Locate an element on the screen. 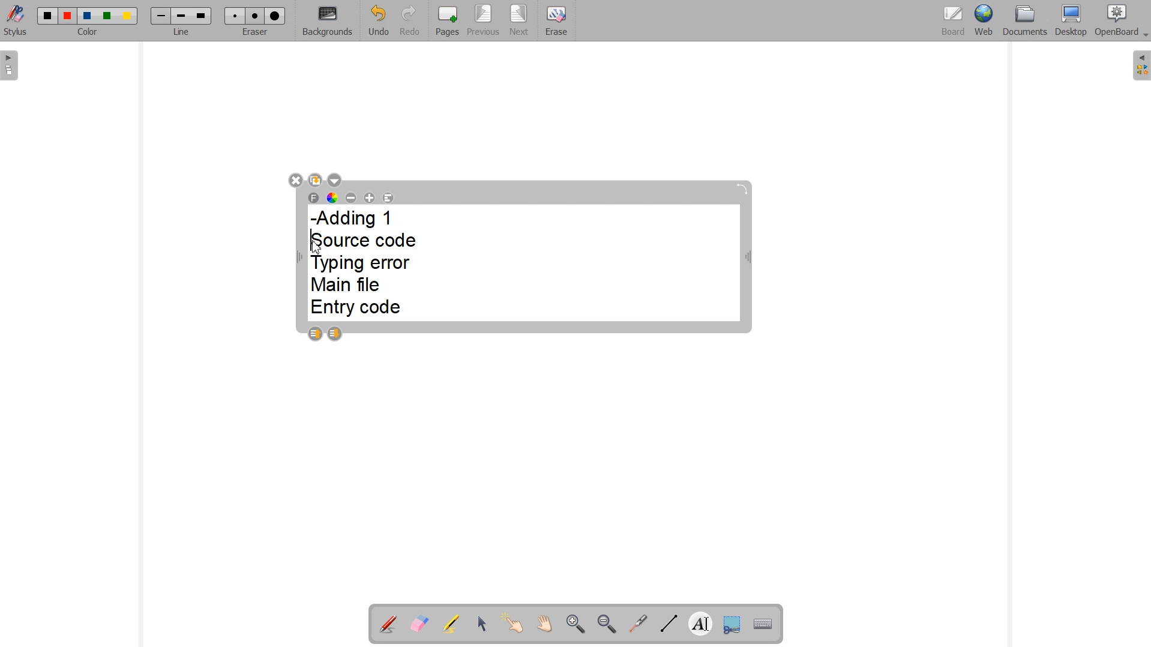 The width and height of the screenshot is (1151, 647). Color 5 is located at coordinates (128, 16).